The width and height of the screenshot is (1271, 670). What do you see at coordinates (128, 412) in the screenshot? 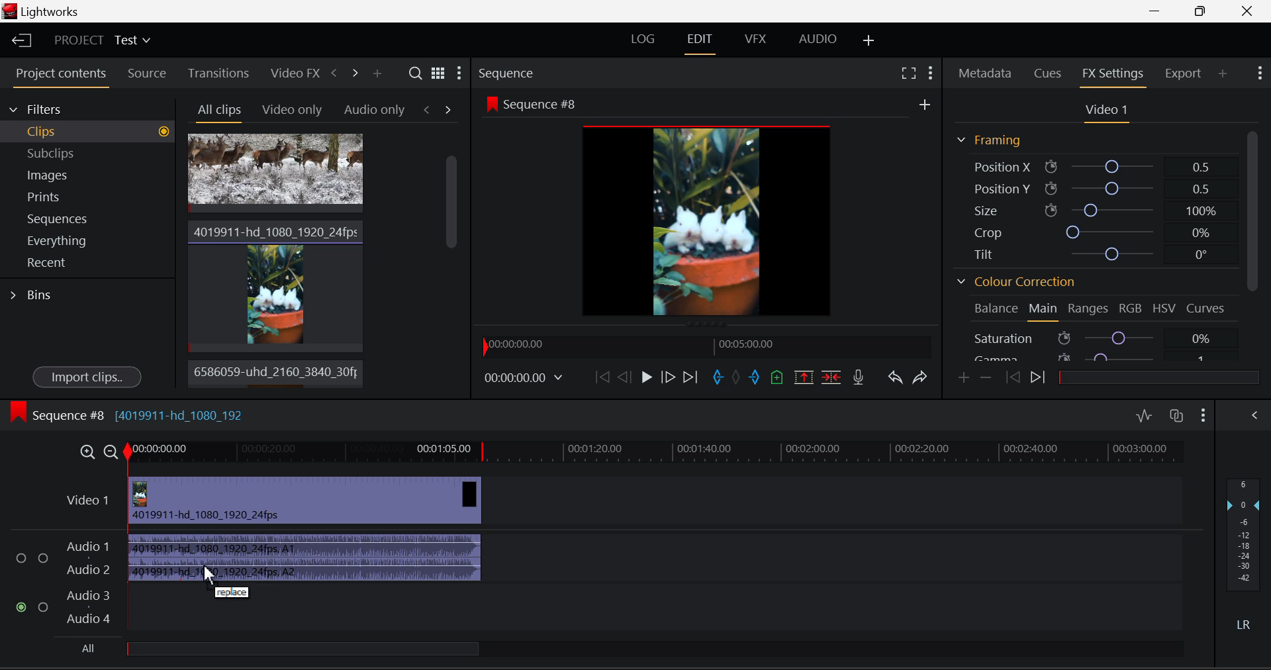
I see `Sequence #8 [4019911-hd_1080_192` at bounding box center [128, 412].